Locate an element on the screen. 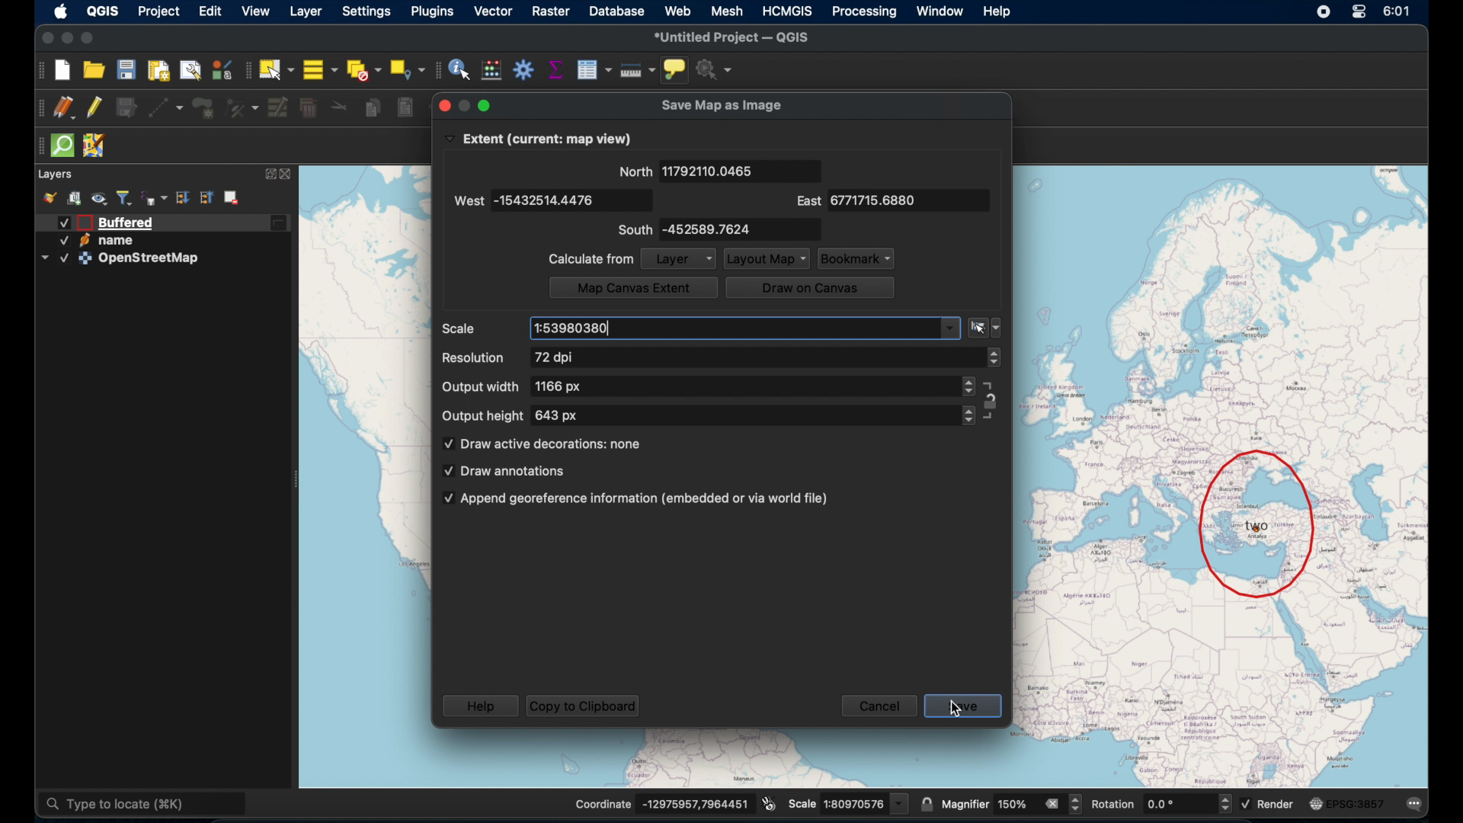  remove all is located at coordinates (1052, 802).